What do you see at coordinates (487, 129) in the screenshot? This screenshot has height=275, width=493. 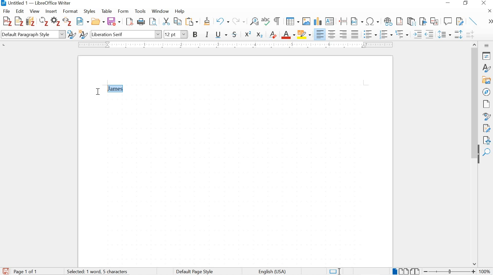 I see `manage changes` at bounding box center [487, 129].